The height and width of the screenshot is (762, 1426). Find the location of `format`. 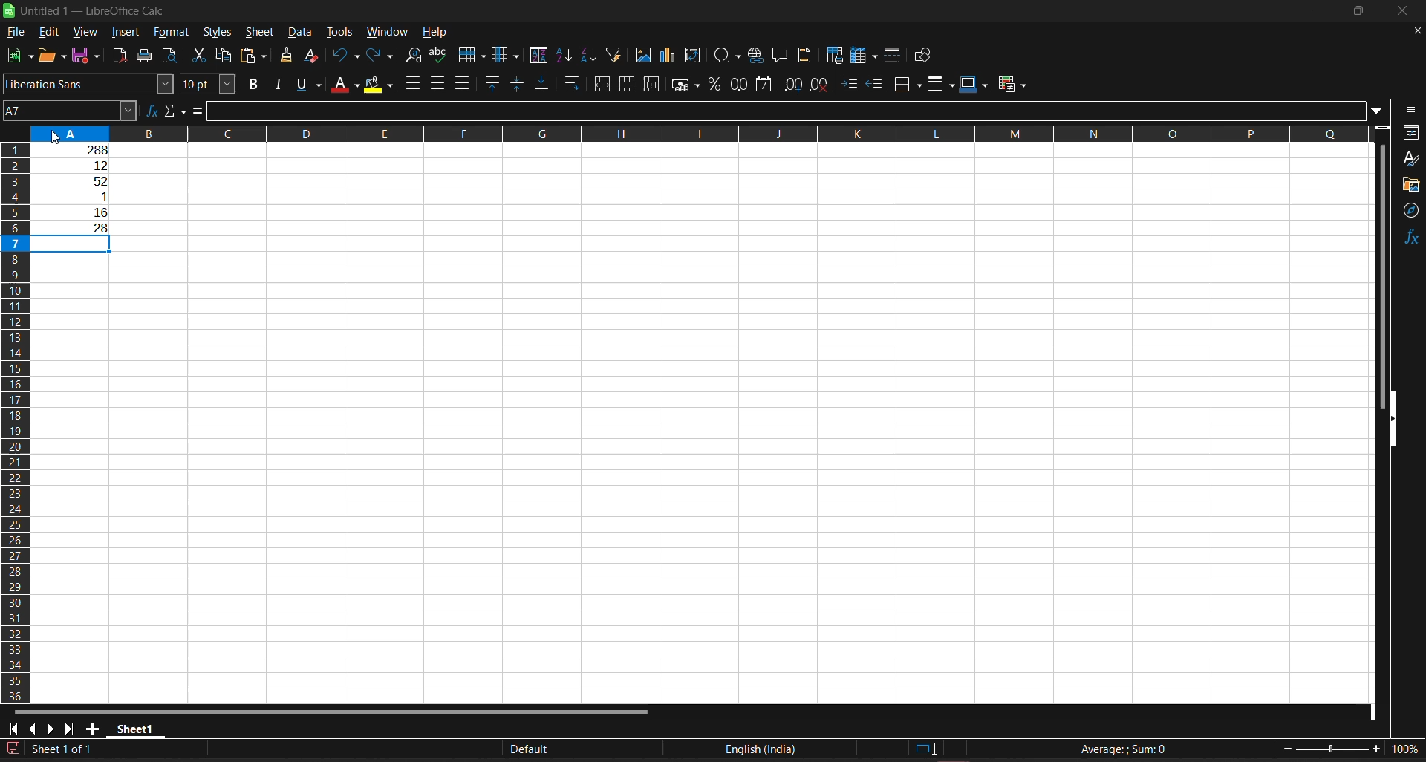

format is located at coordinates (172, 32).